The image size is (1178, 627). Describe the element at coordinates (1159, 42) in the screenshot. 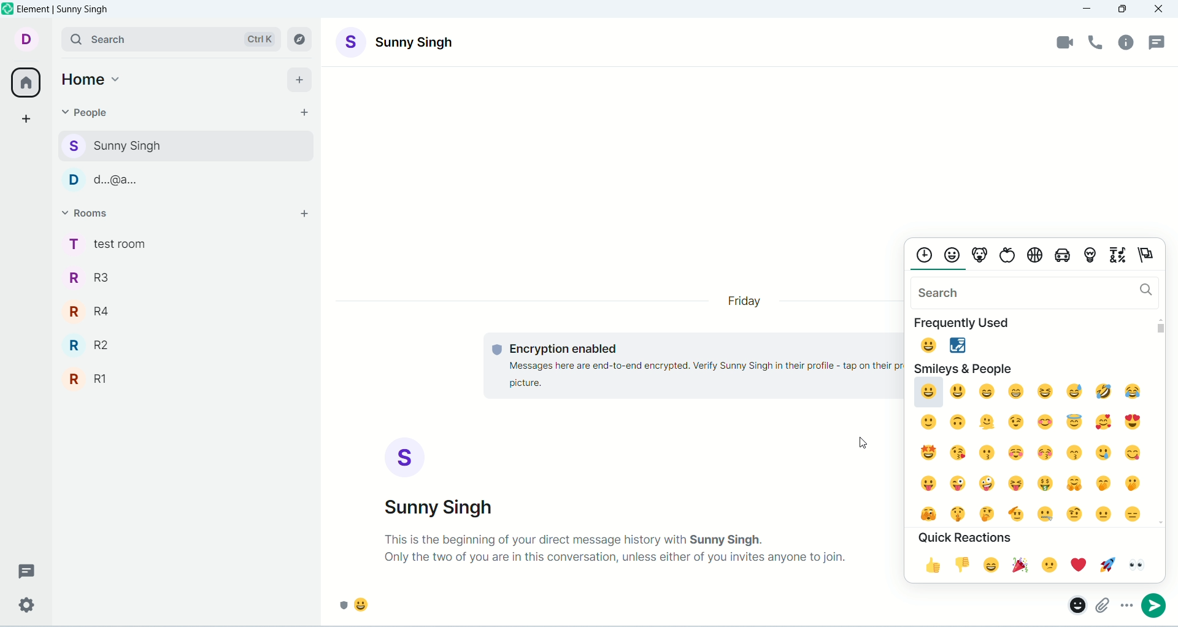

I see `threads` at that location.